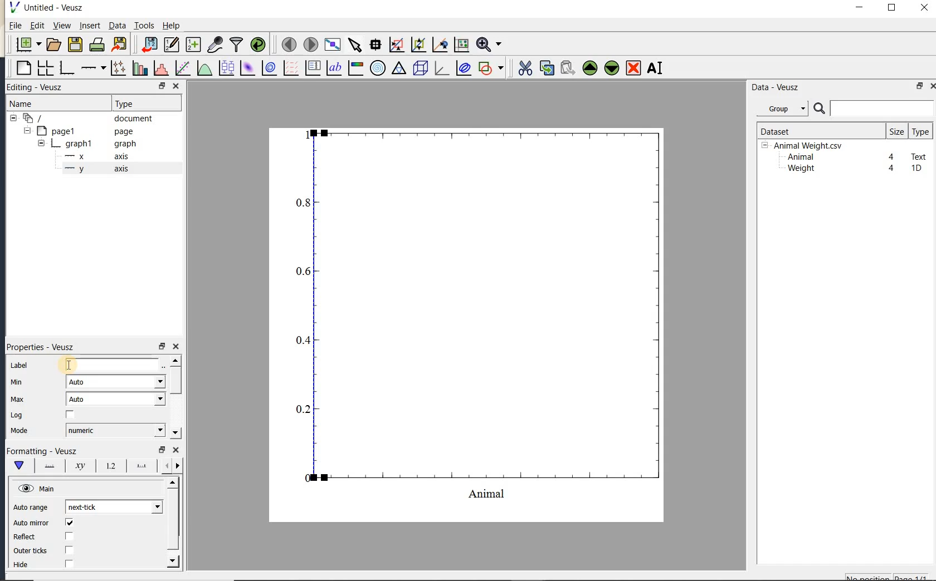  What do you see at coordinates (568, 69) in the screenshot?
I see `paste widget from the clipboard` at bounding box center [568, 69].